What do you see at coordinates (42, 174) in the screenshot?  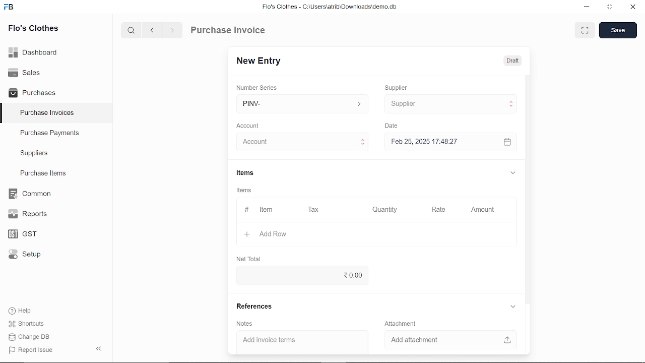 I see `Purchase ltems` at bounding box center [42, 174].